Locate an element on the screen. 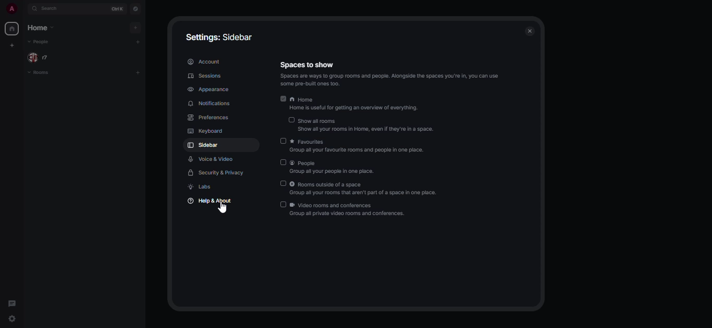 The width and height of the screenshot is (712, 328). voice & video is located at coordinates (211, 159).